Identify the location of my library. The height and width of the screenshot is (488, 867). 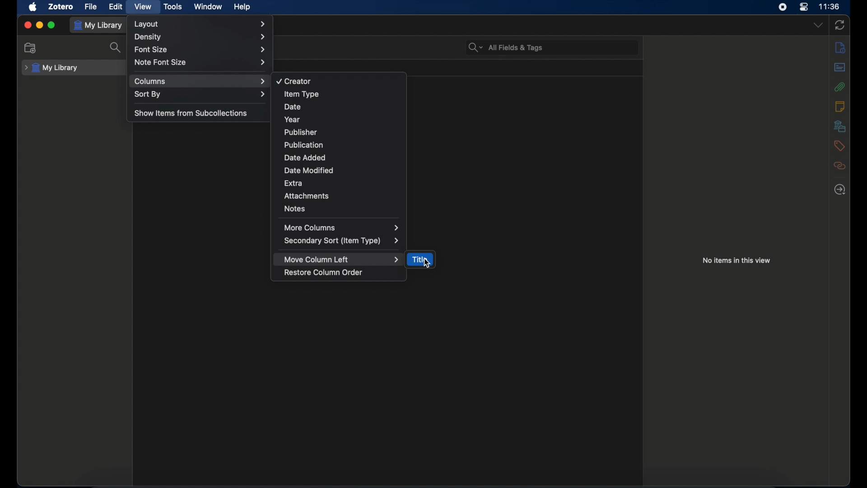
(98, 26).